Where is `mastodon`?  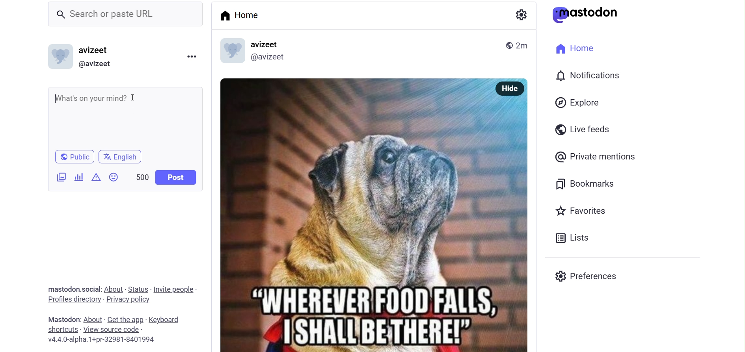 mastodon is located at coordinates (587, 14).